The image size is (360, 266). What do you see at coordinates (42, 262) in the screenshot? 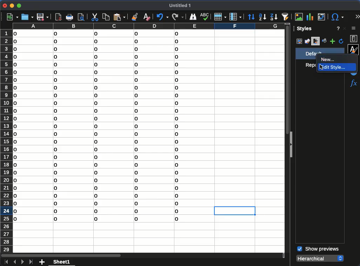
I see `add` at bounding box center [42, 262].